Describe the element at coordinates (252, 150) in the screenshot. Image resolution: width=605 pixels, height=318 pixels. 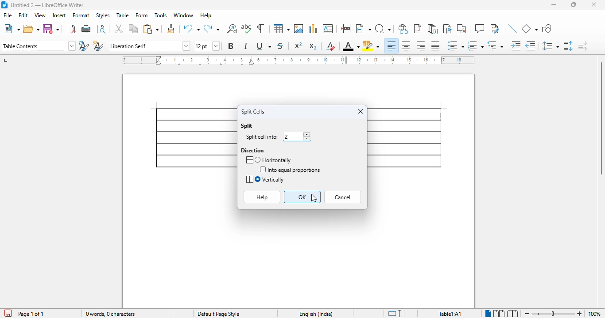
I see `direction` at that location.